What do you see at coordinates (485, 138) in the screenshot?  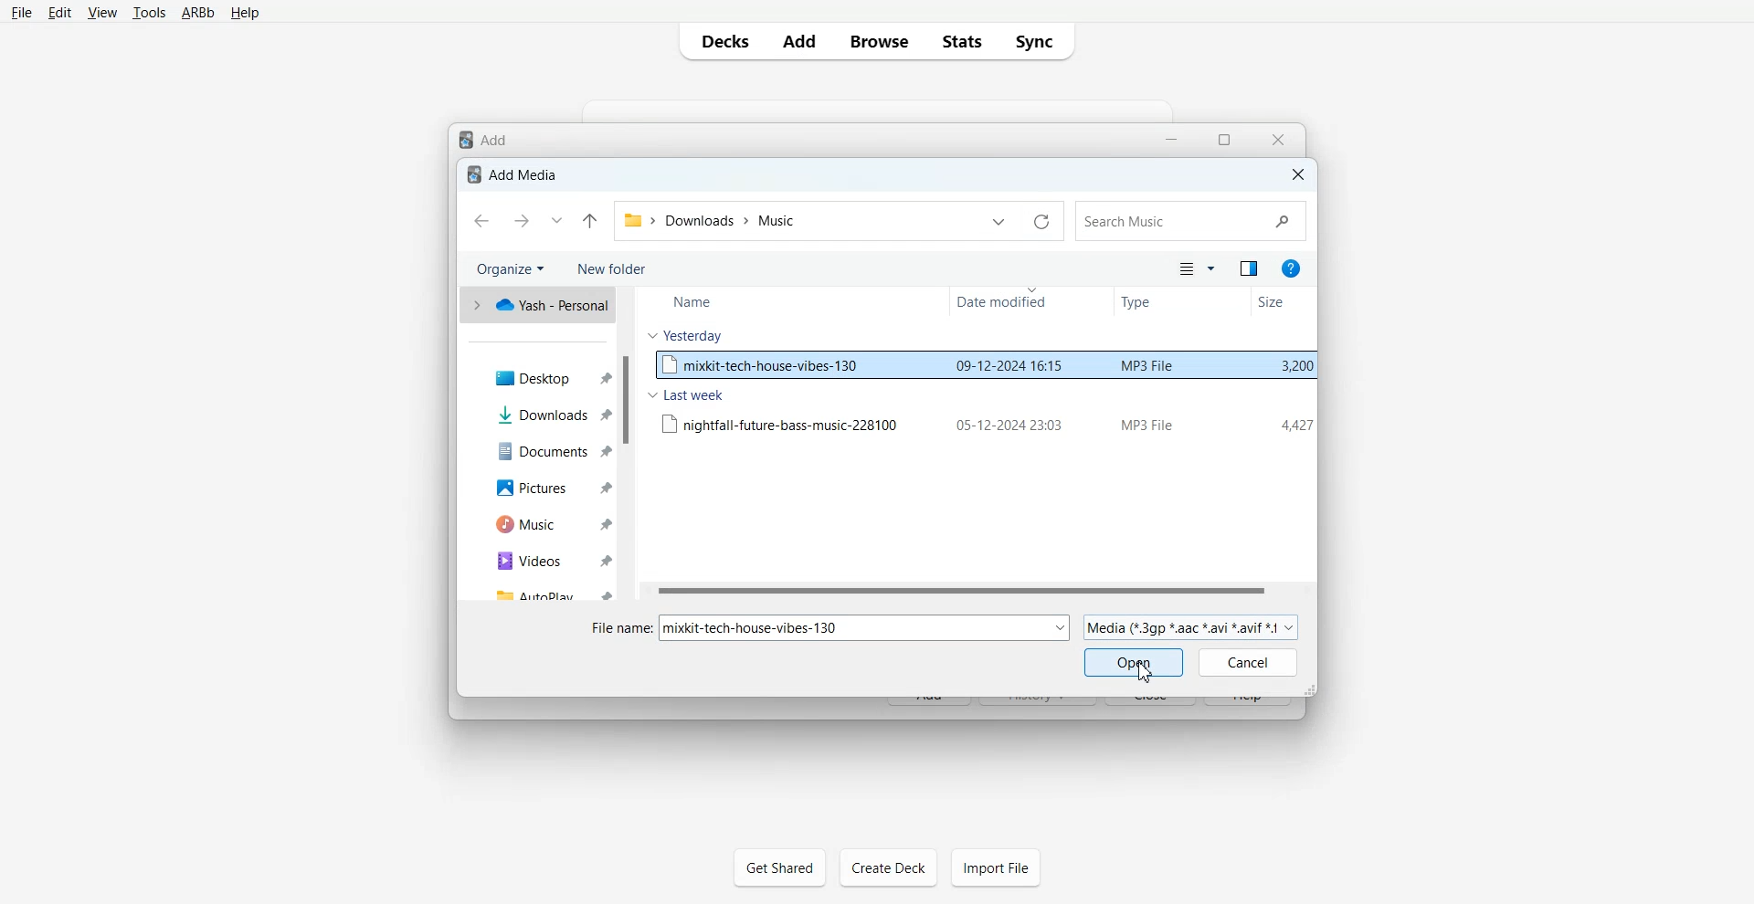 I see `Text` at bounding box center [485, 138].